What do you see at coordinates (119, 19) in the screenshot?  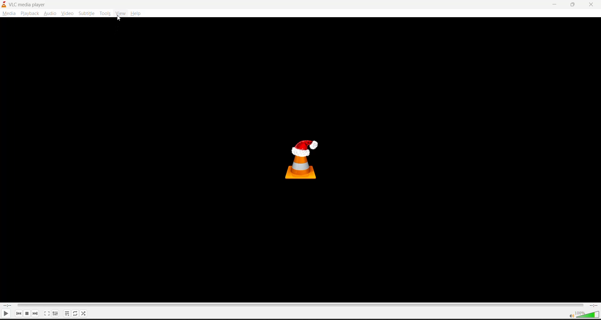 I see `cursor` at bounding box center [119, 19].